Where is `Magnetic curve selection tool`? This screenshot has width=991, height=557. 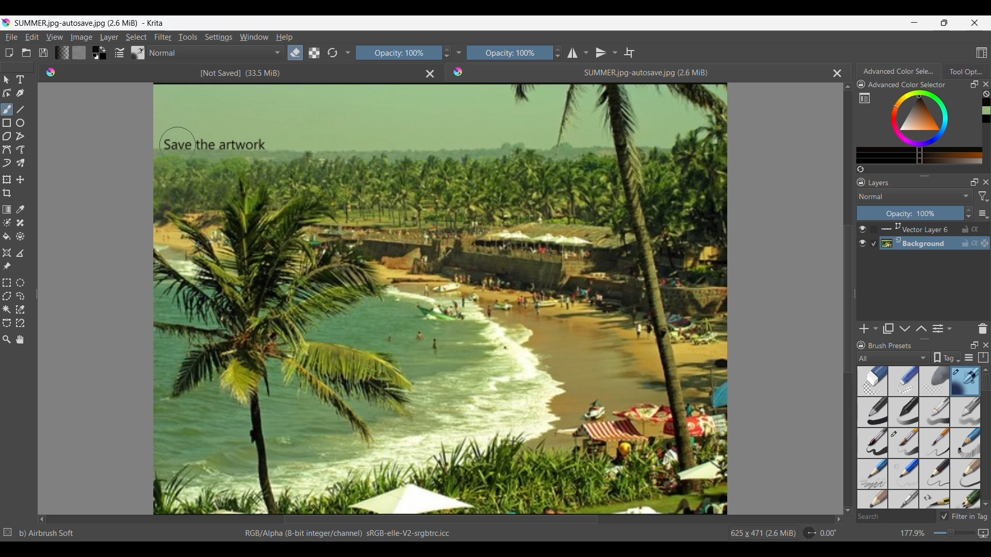
Magnetic curve selection tool is located at coordinates (20, 323).